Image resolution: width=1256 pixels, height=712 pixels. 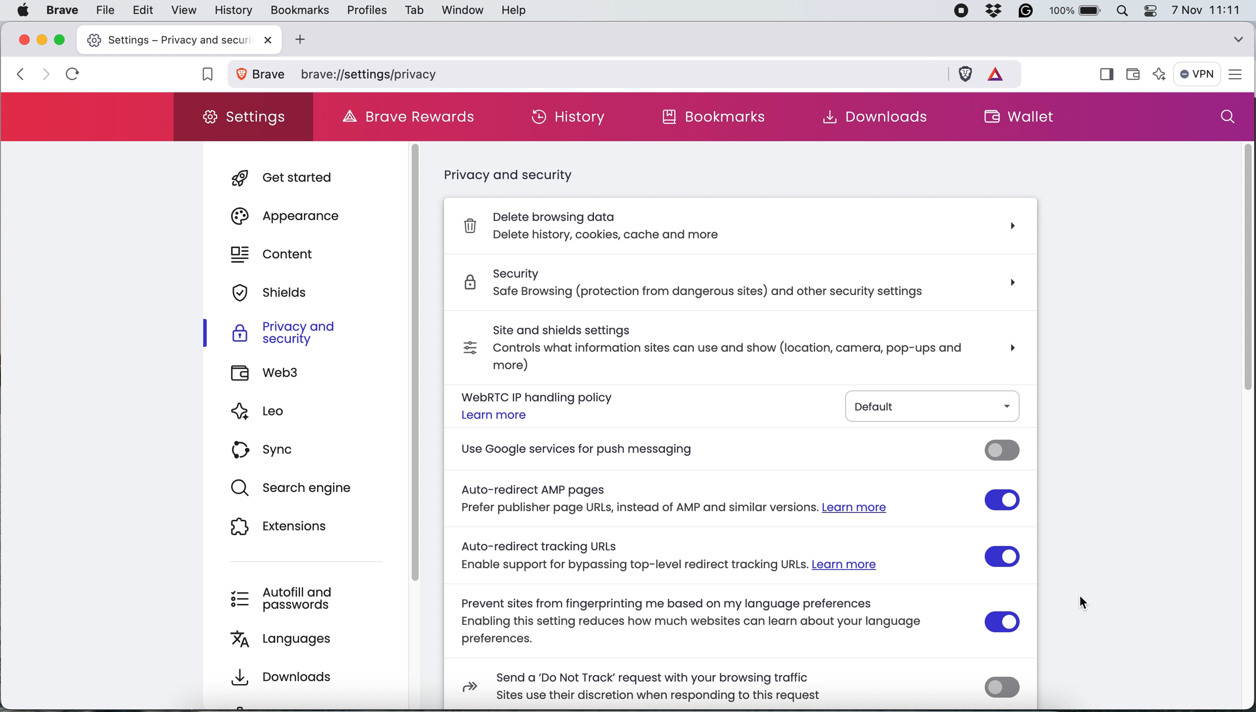 I want to click on close, so click(x=23, y=40).